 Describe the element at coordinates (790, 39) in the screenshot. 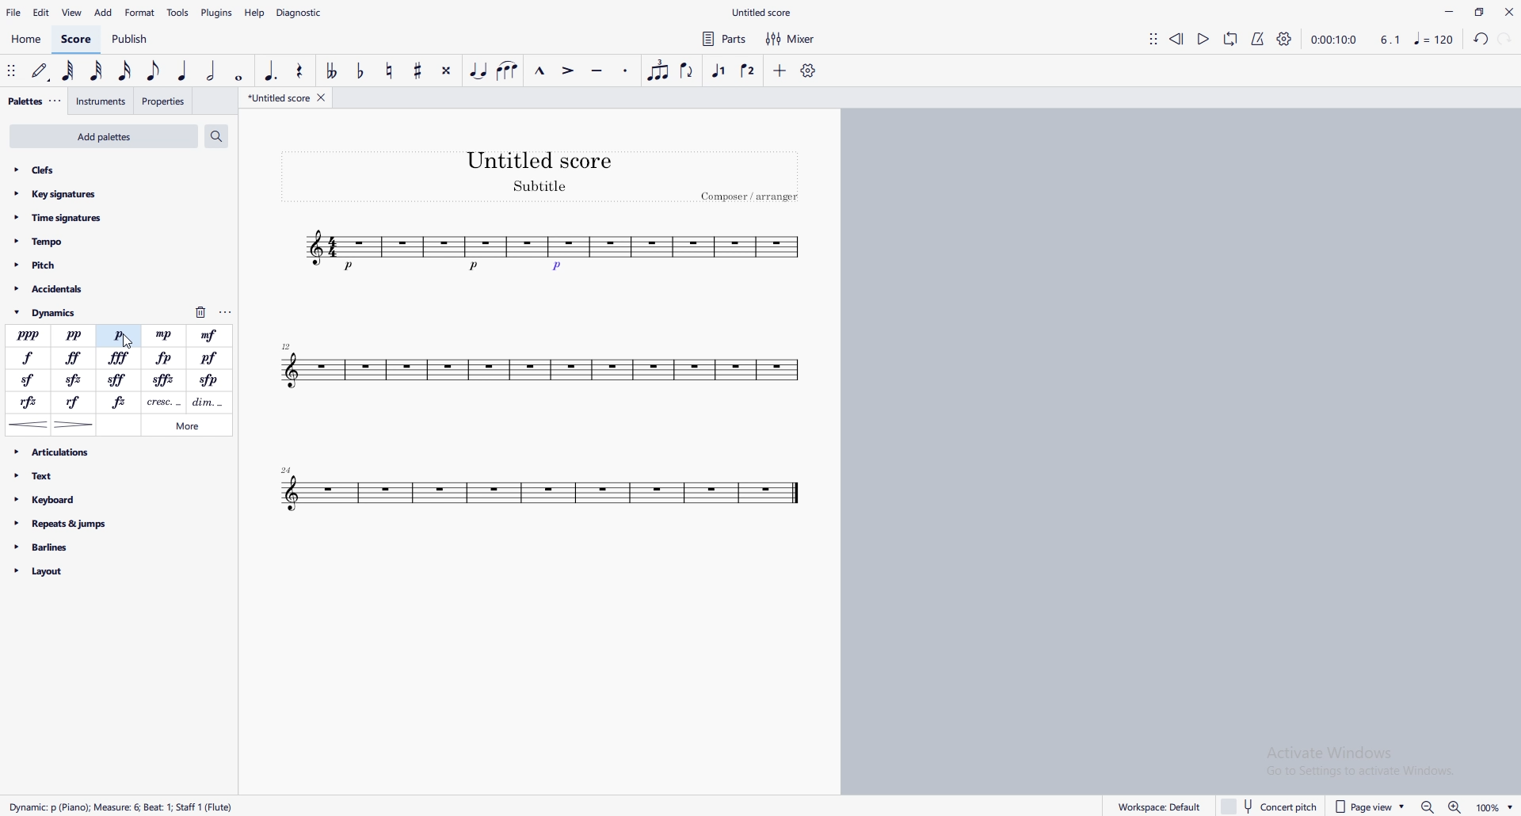

I see `mixer` at that location.